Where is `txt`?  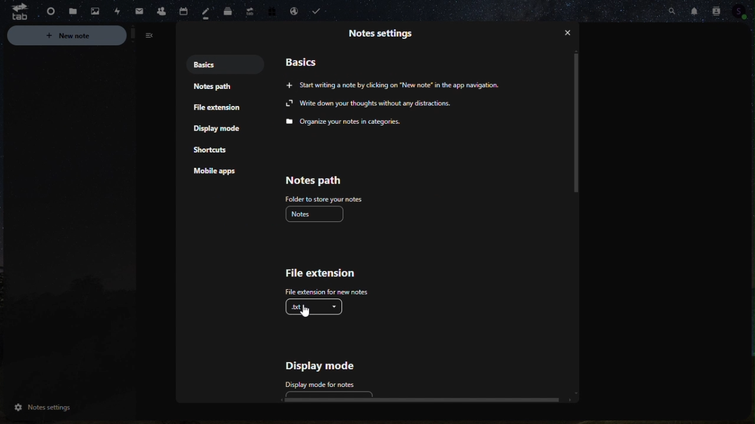 txt is located at coordinates (314, 306).